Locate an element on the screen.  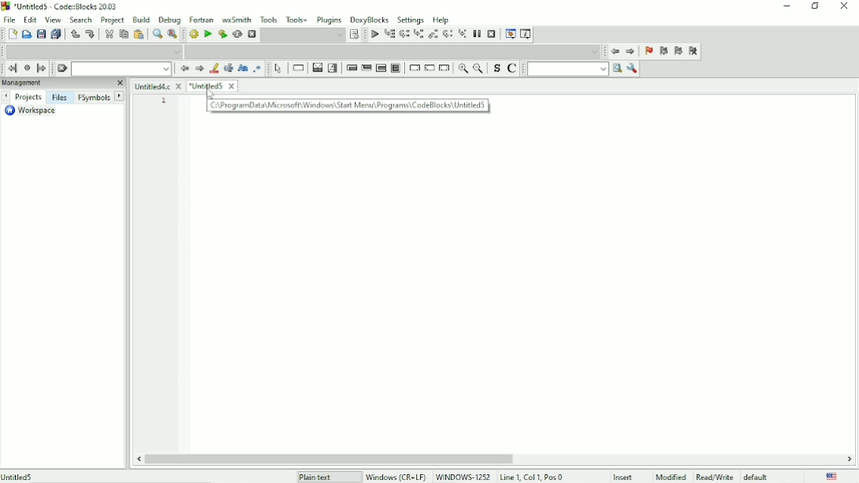
Projects is located at coordinates (28, 96).